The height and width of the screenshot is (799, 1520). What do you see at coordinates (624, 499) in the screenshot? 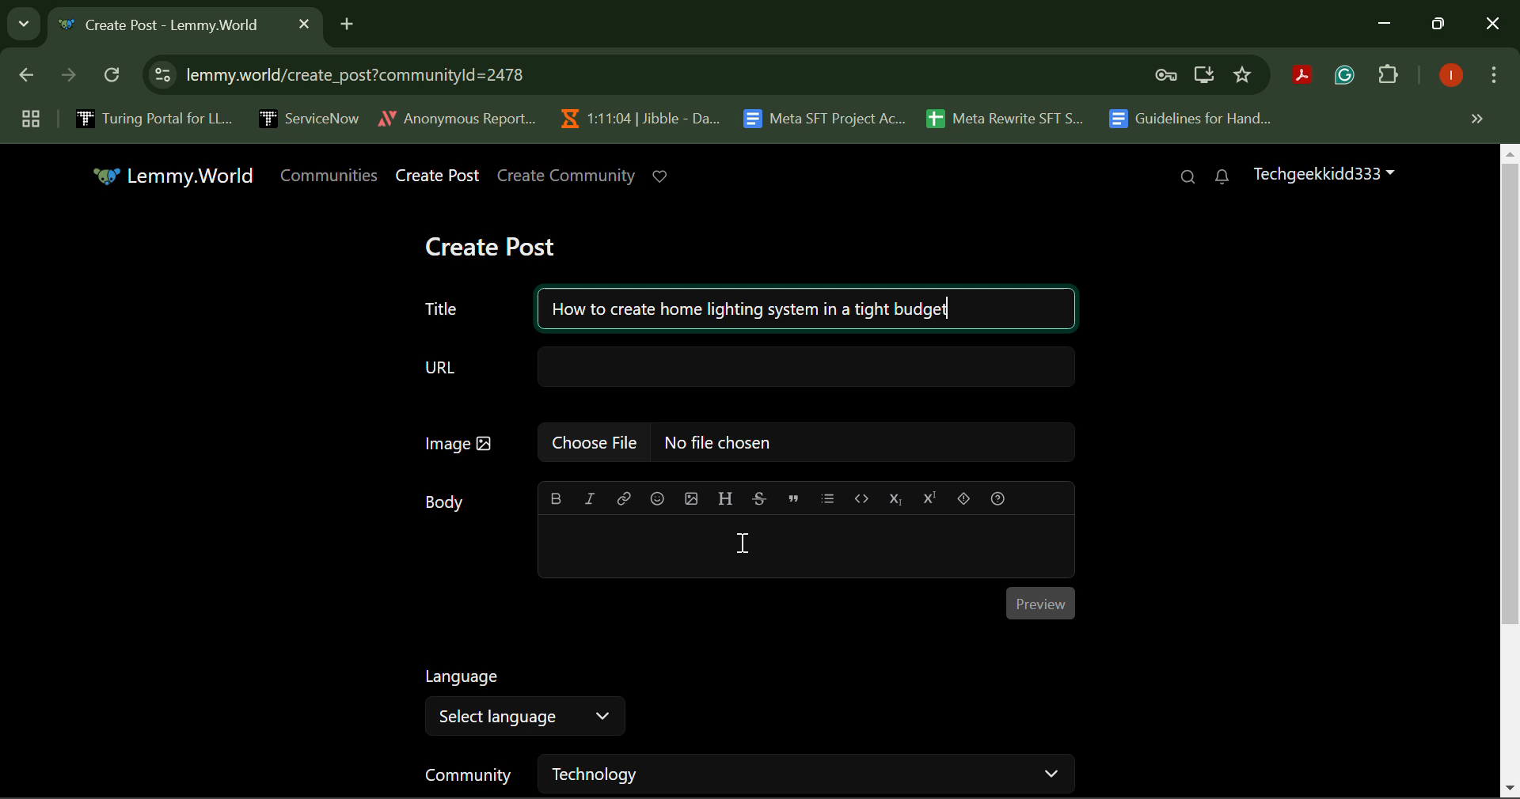
I see `link` at bounding box center [624, 499].